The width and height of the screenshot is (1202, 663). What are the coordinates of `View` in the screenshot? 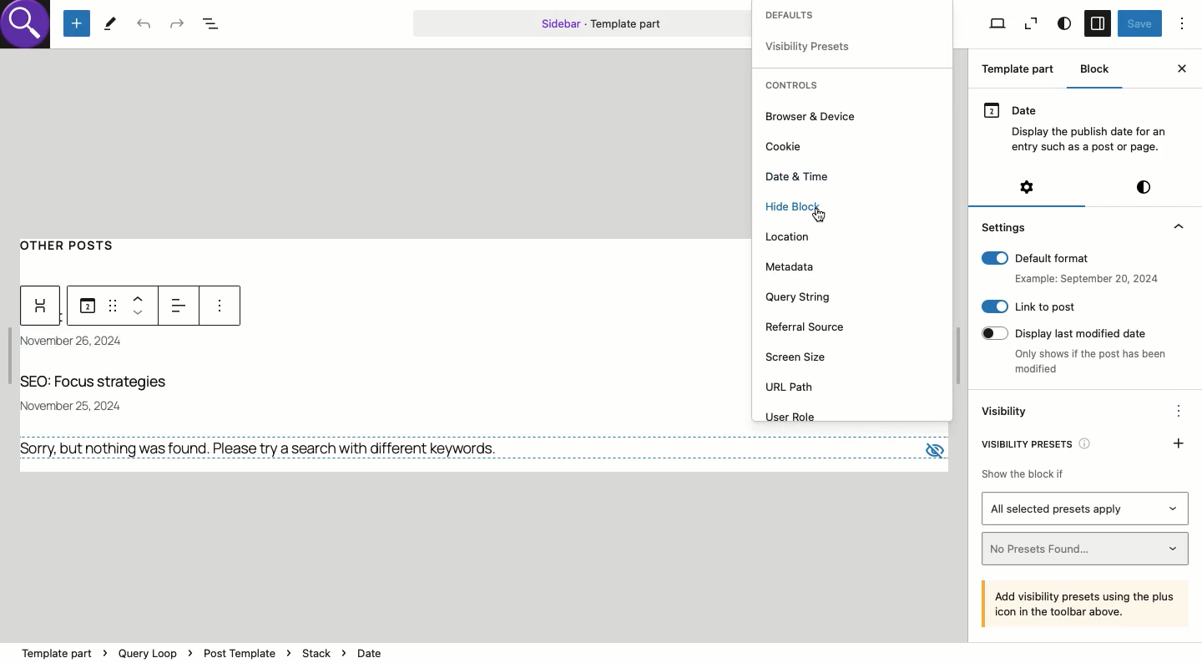 It's located at (997, 24).